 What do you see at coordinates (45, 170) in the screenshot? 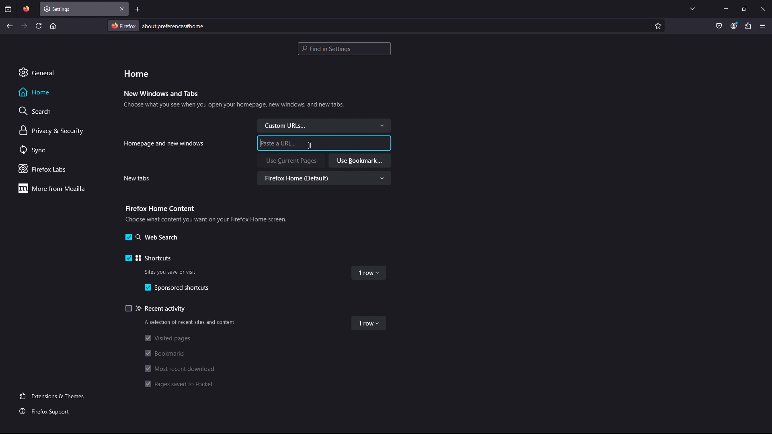
I see `Firefox Labs` at bounding box center [45, 170].